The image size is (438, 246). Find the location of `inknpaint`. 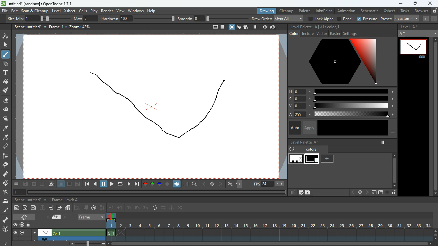

inknpaint is located at coordinates (324, 11).